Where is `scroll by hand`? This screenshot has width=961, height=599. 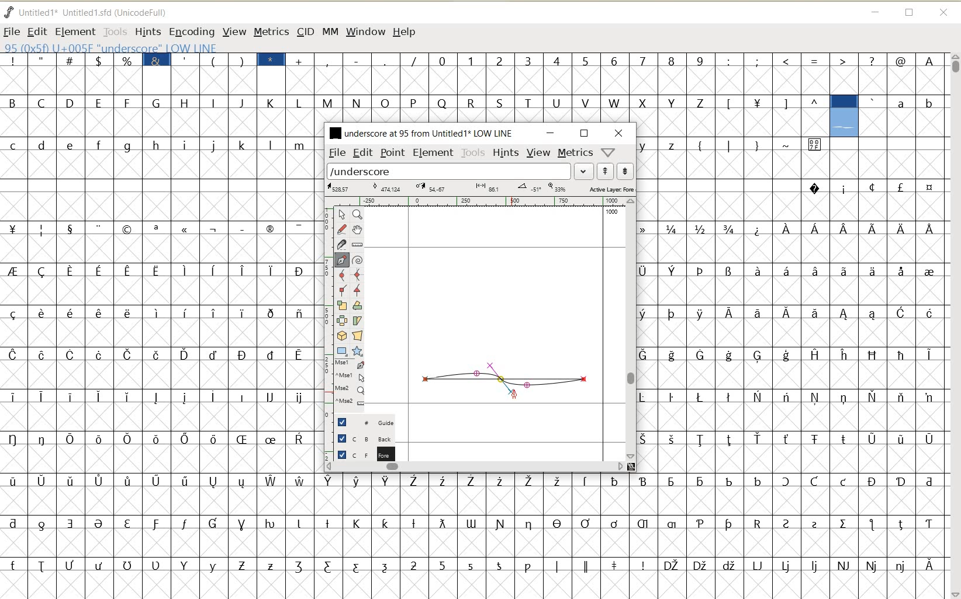 scroll by hand is located at coordinates (358, 229).